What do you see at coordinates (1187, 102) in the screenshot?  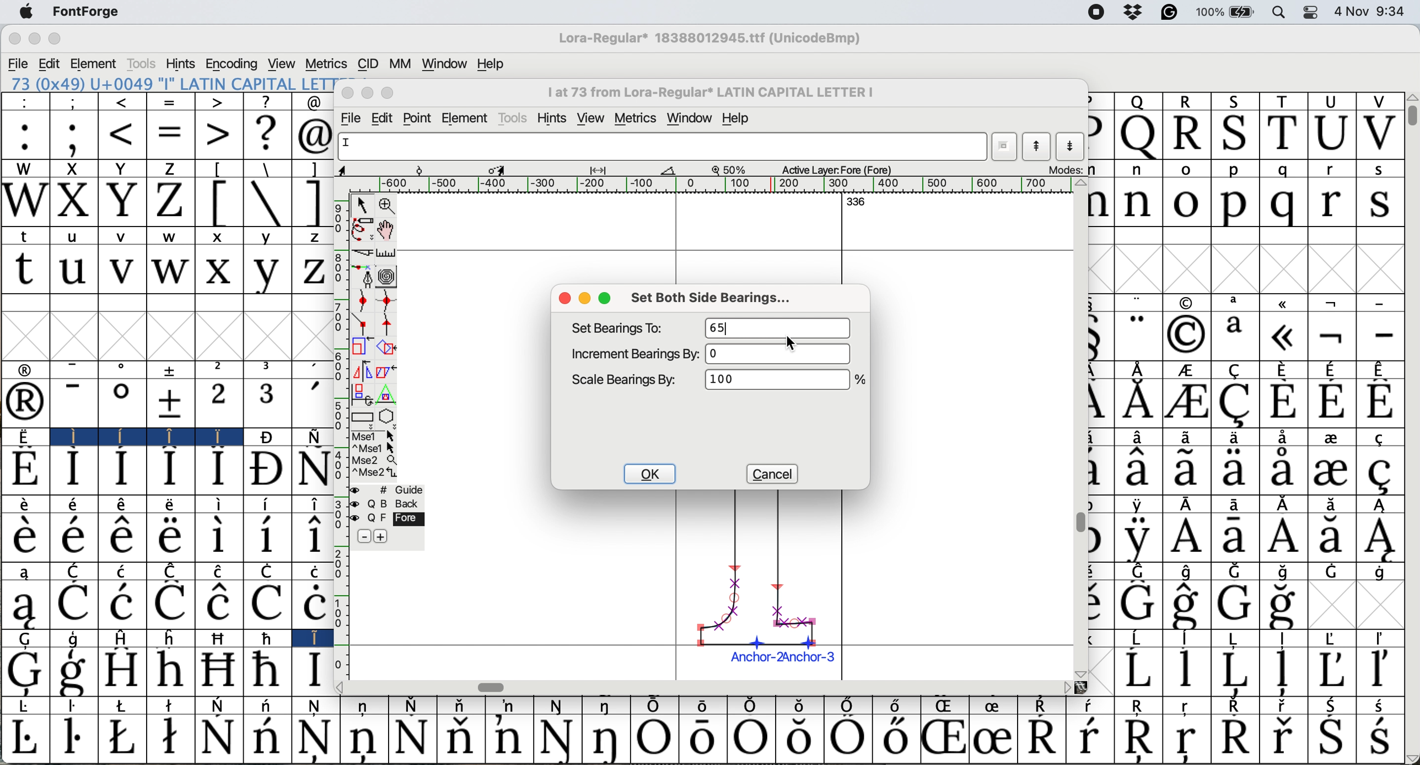 I see `R` at bounding box center [1187, 102].